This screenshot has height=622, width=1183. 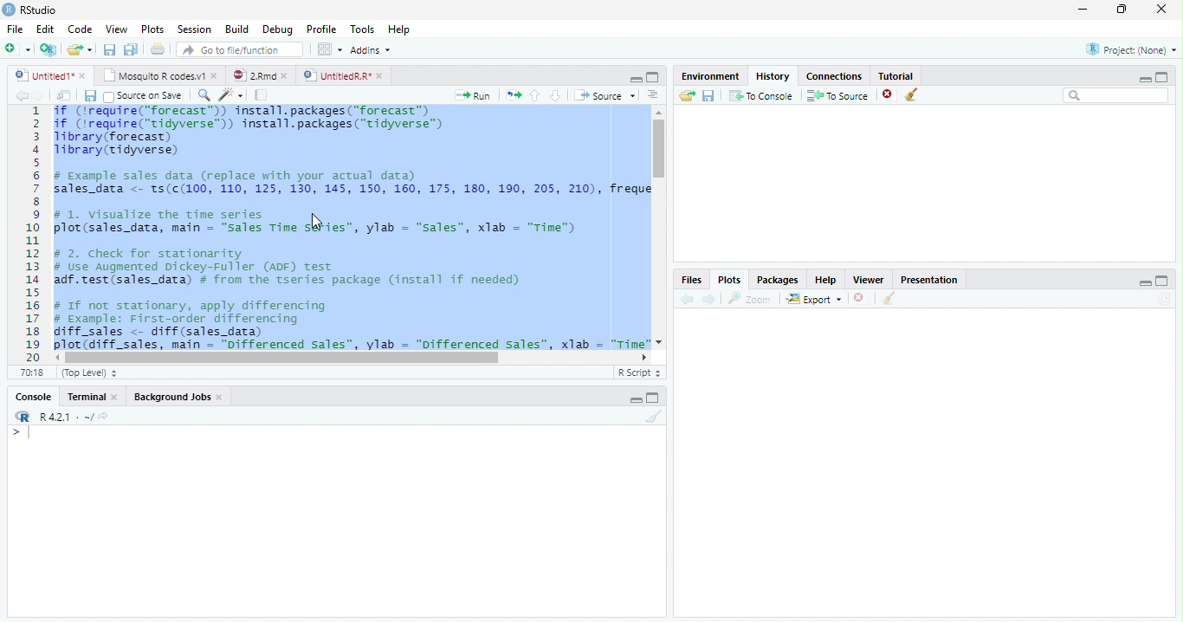 What do you see at coordinates (837, 94) in the screenshot?
I see `To Source` at bounding box center [837, 94].